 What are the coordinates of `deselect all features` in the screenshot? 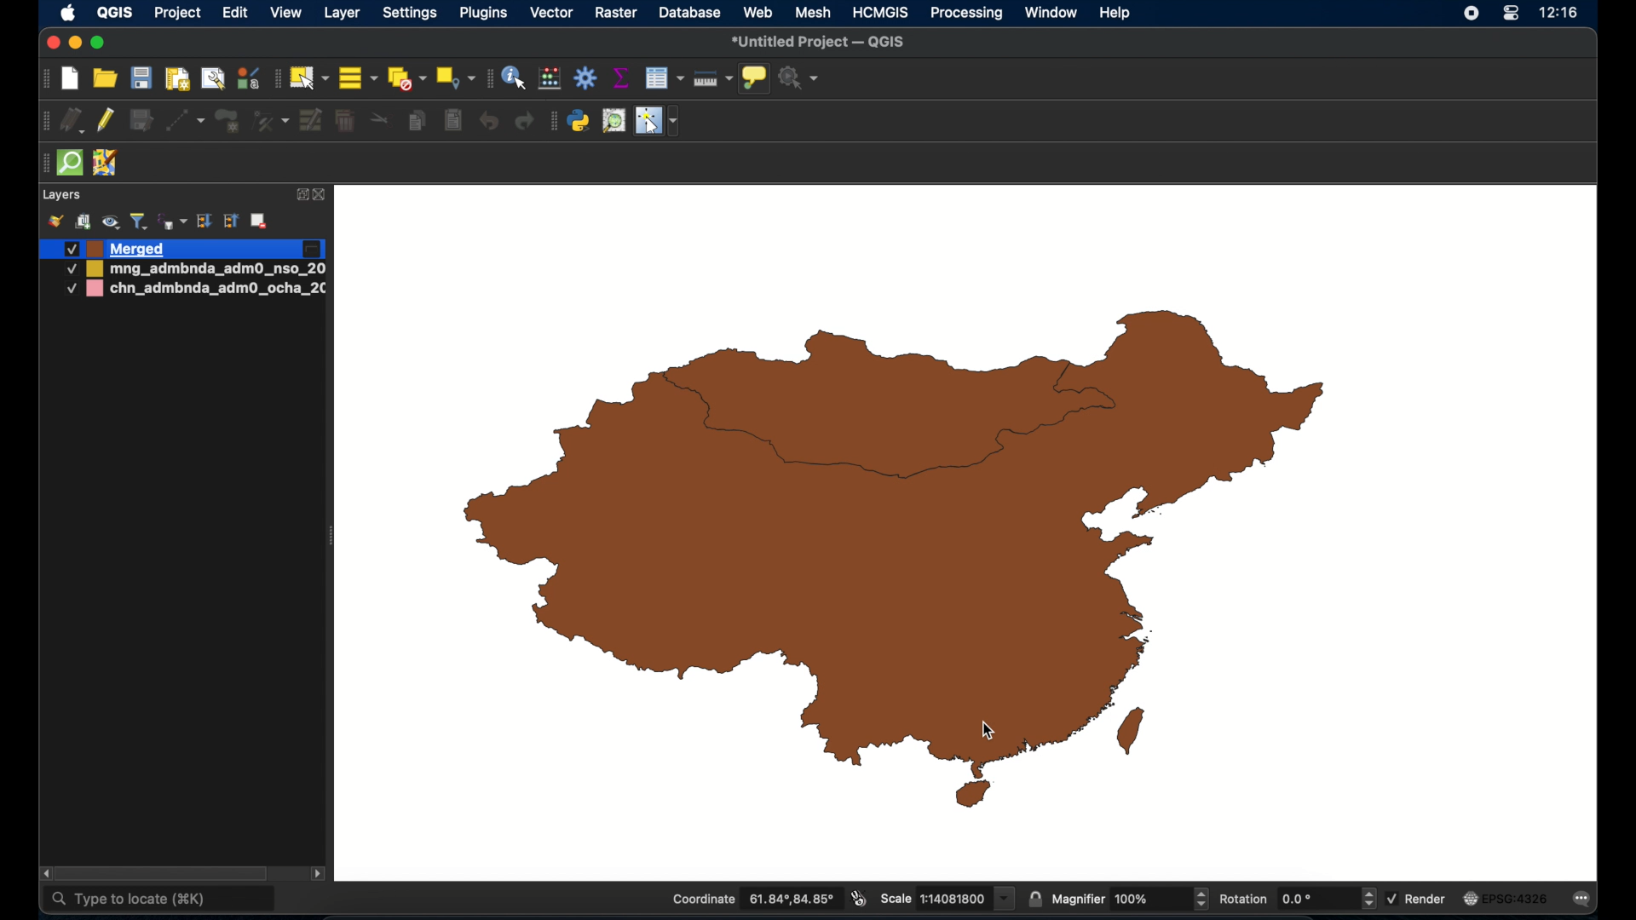 It's located at (406, 79).